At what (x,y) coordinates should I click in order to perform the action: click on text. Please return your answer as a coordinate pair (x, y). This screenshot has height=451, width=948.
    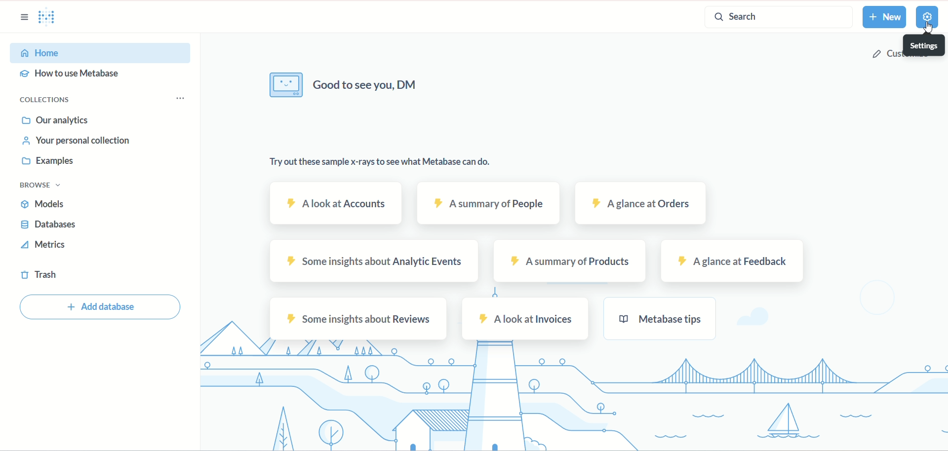
    Looking at the image, I should click on (396, 163).